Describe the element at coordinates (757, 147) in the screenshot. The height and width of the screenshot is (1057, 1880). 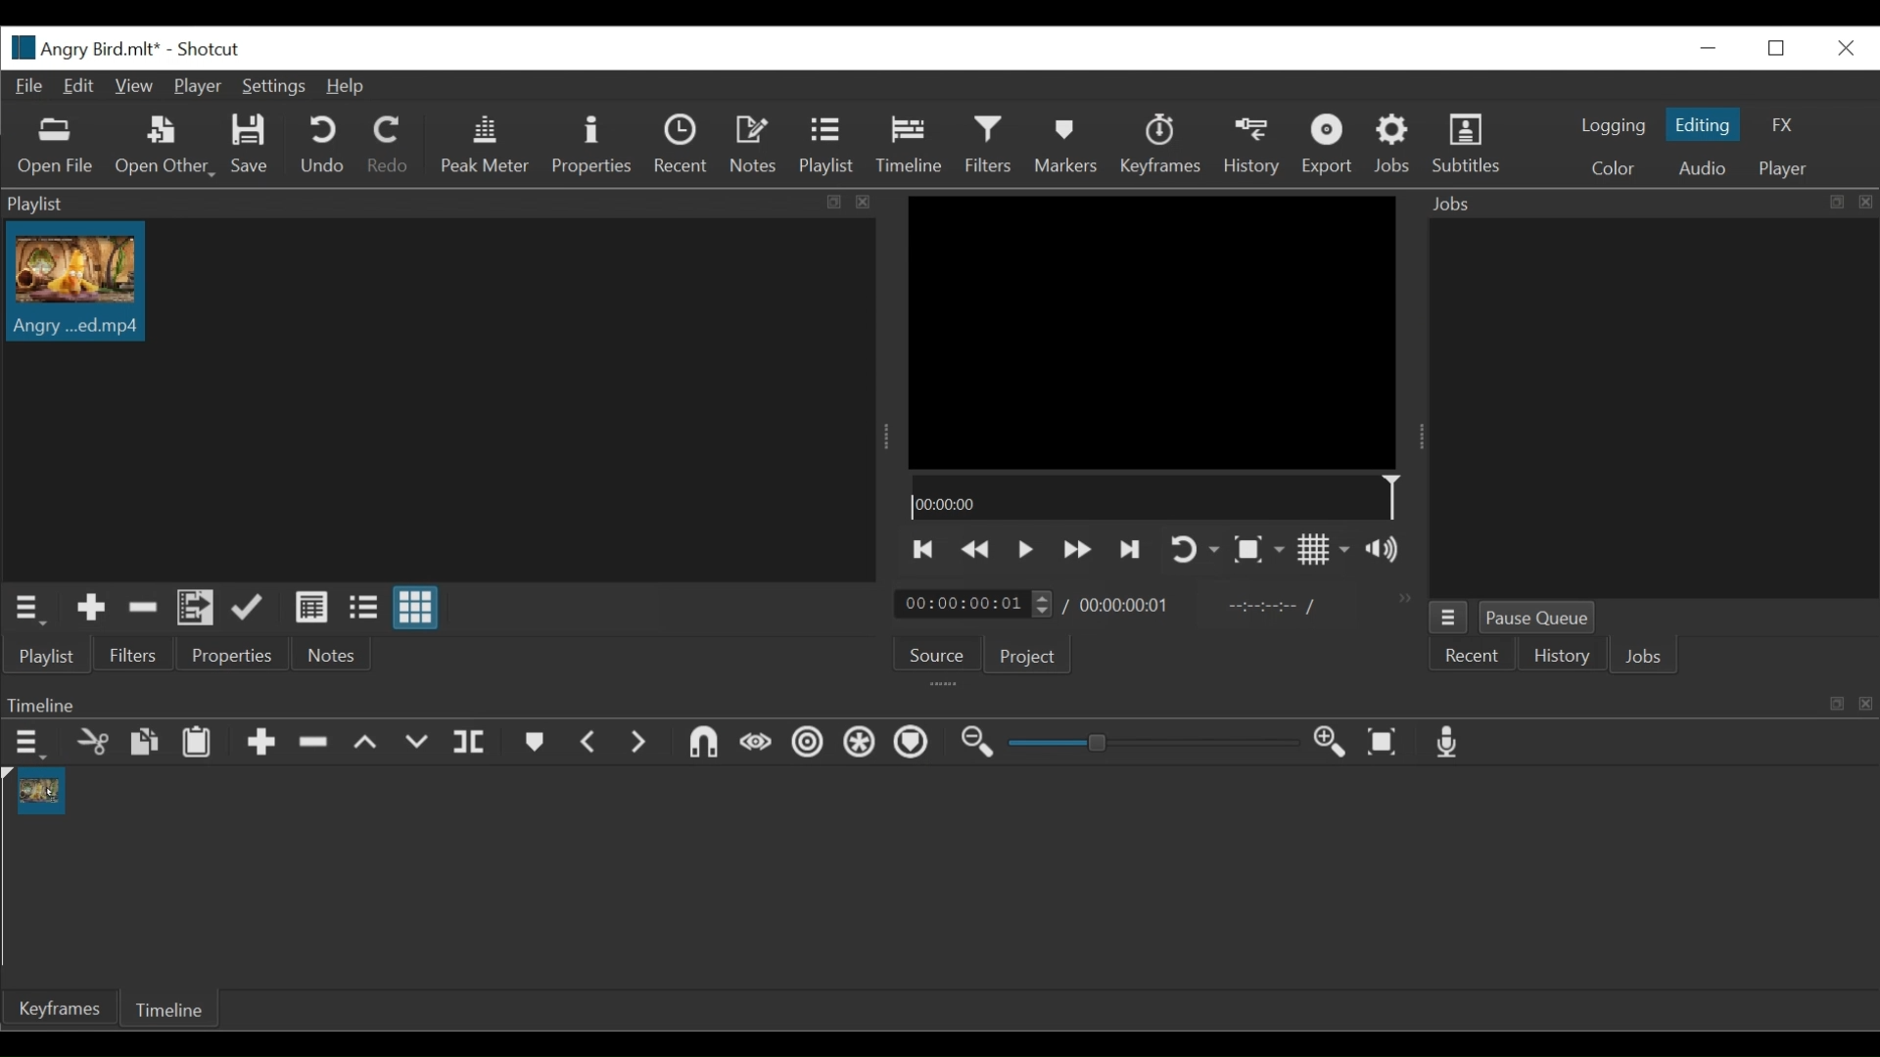
I see `Notes` at that location.